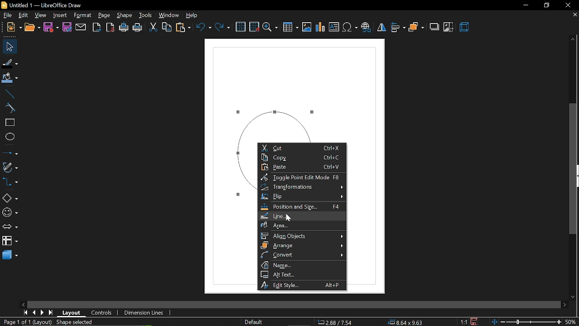  What do you see at coordinates (7, 15) in the screenshot?
I see `file` at bounding box center [7, 15].